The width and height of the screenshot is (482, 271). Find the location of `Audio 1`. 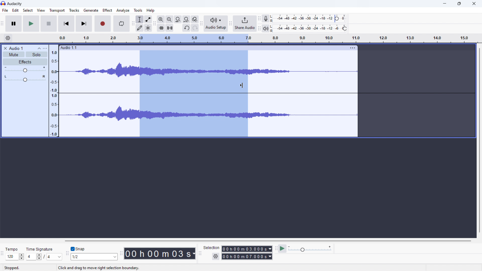

Audio 1 is located at coordinates (16, 48).